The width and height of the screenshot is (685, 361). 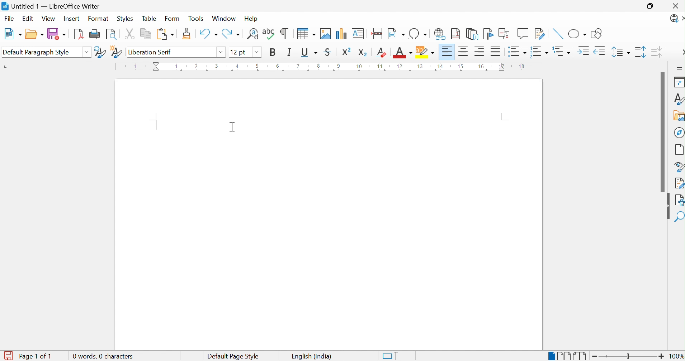 What do you see at coordinates (674, 5) in the screenshot?
I see `Close` at bounding box center [674, 5].